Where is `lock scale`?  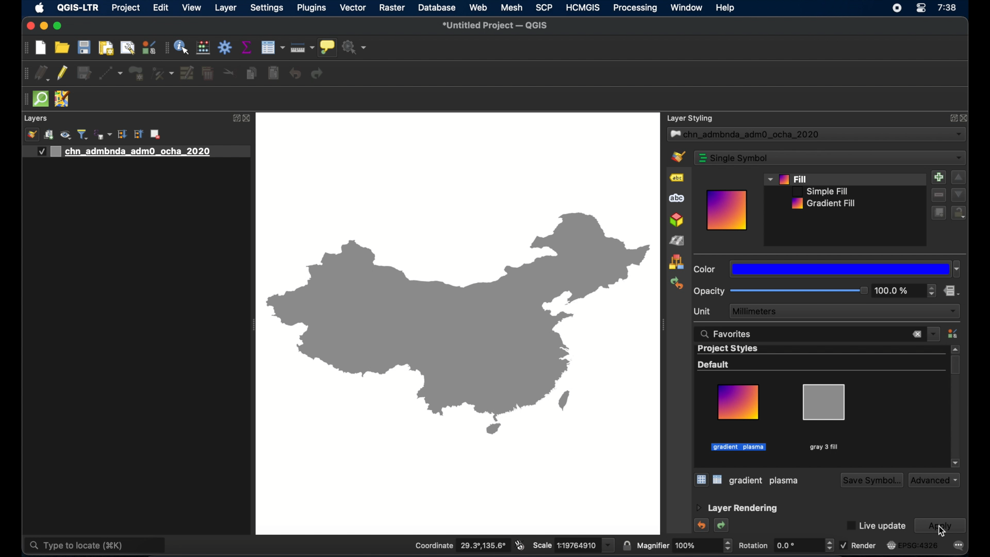 lock scale is located at coordinates (626, 546).